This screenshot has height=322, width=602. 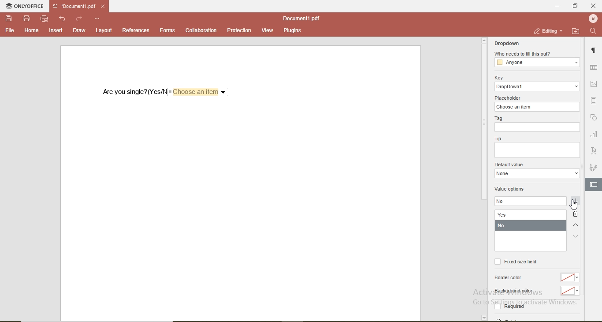 What do you see at coordinates (97, 19) in the screenshot?
I see `options` at bounding box center [97, 19].